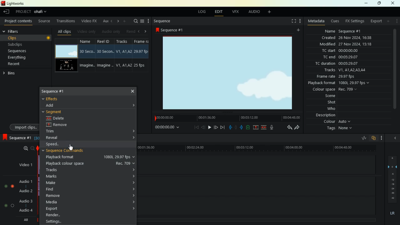 The image size is (400, 225). What do you see at coordinates (255, 12) in the screenshot?
I see `audio` at bounding box center [255, 12].